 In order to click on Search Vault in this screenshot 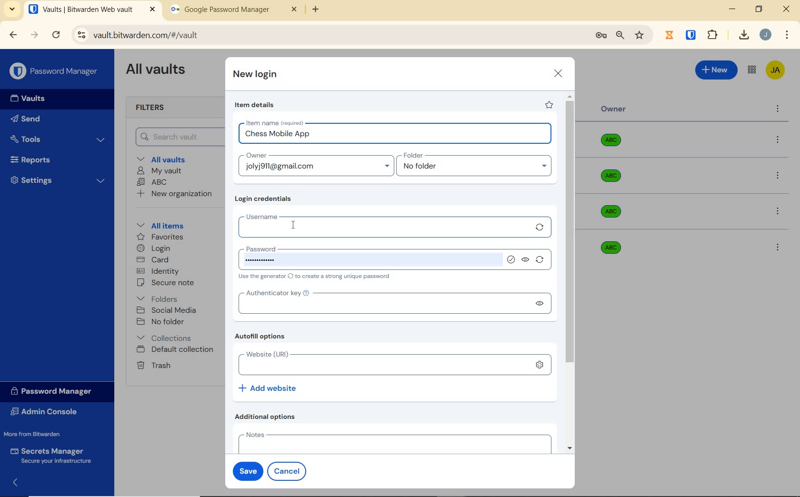, I will do `click(177, 137)`.